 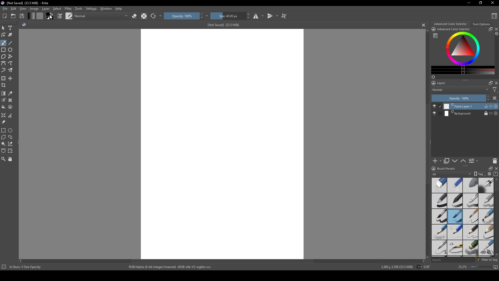 What do you see at coordinates (11, 63) in the screenshot?
I see `free hand` at bounding box center [11, 63].